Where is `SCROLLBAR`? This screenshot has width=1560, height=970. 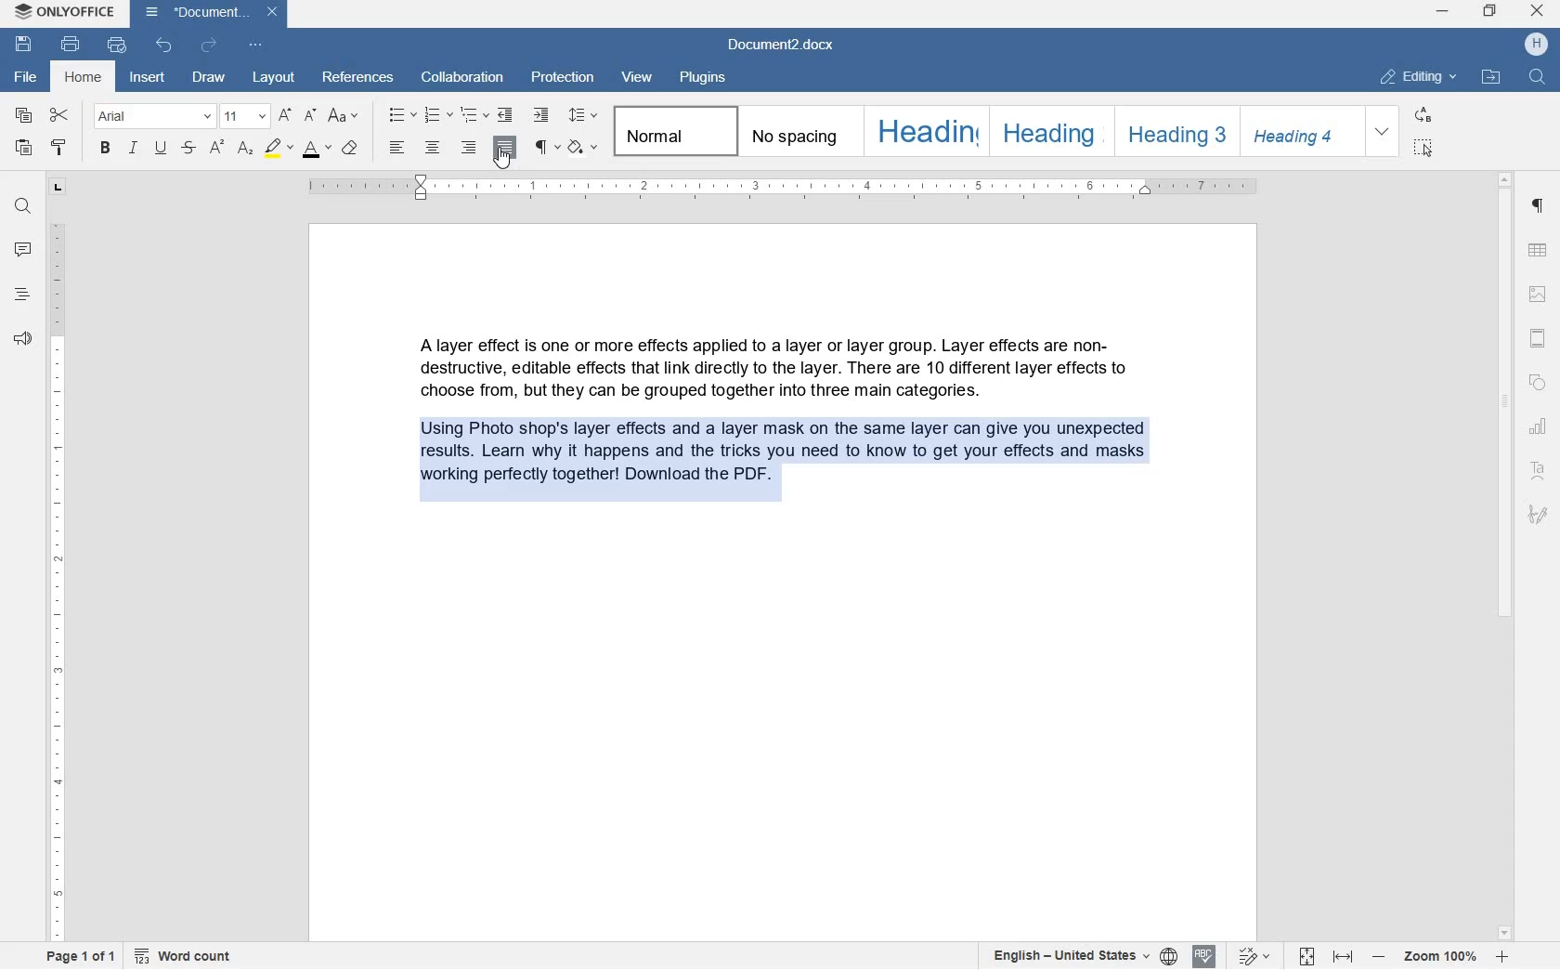
SCROLLBAR is located at coordinates (1505, 557).